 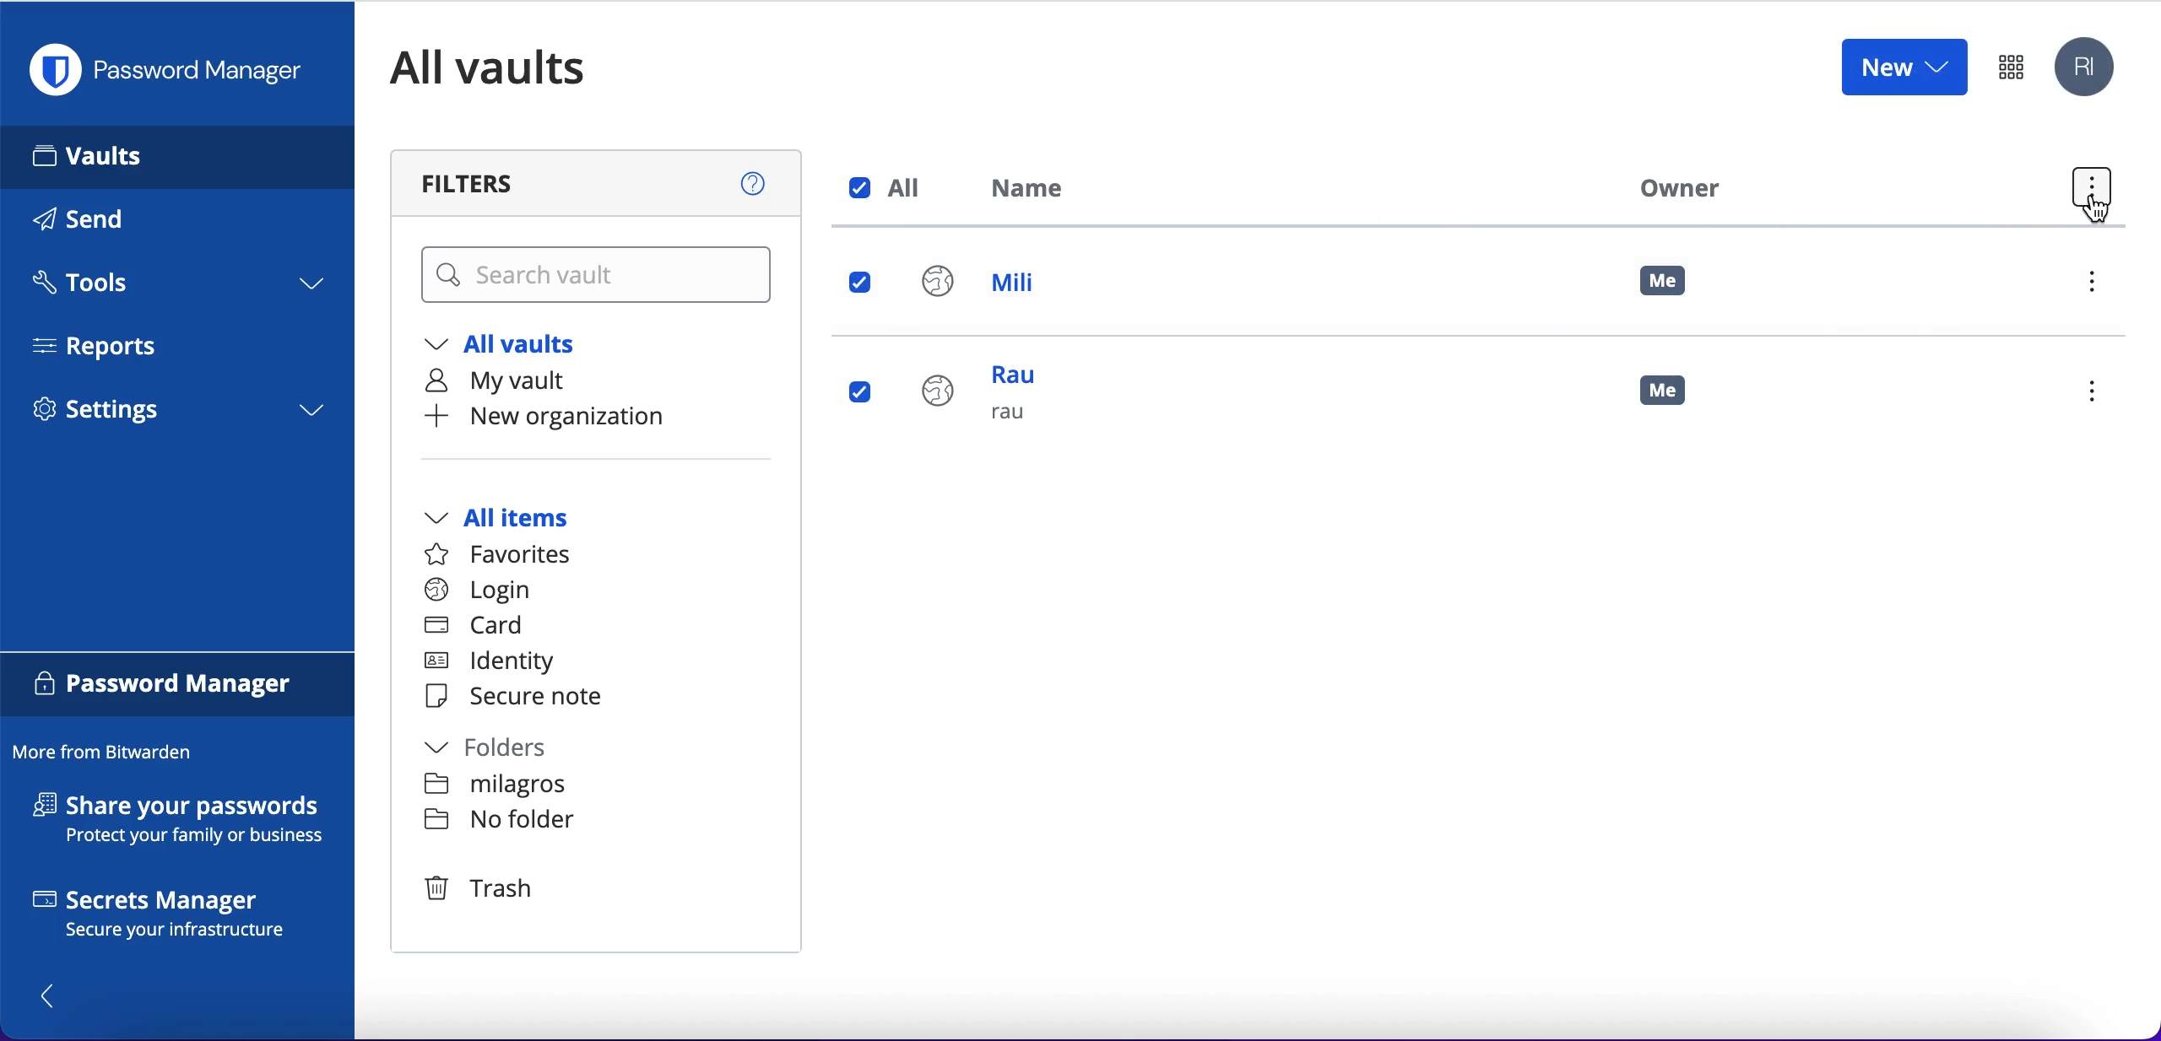 What do you see at coordinates (599, 183) in the screenshot?
I see `filters` at bounding box center [599, 183].